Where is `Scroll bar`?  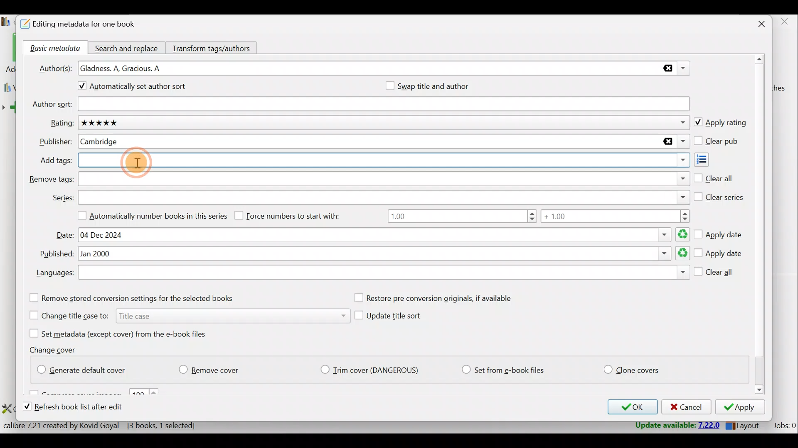 Scroll bar is located at coordinates (760, 226).